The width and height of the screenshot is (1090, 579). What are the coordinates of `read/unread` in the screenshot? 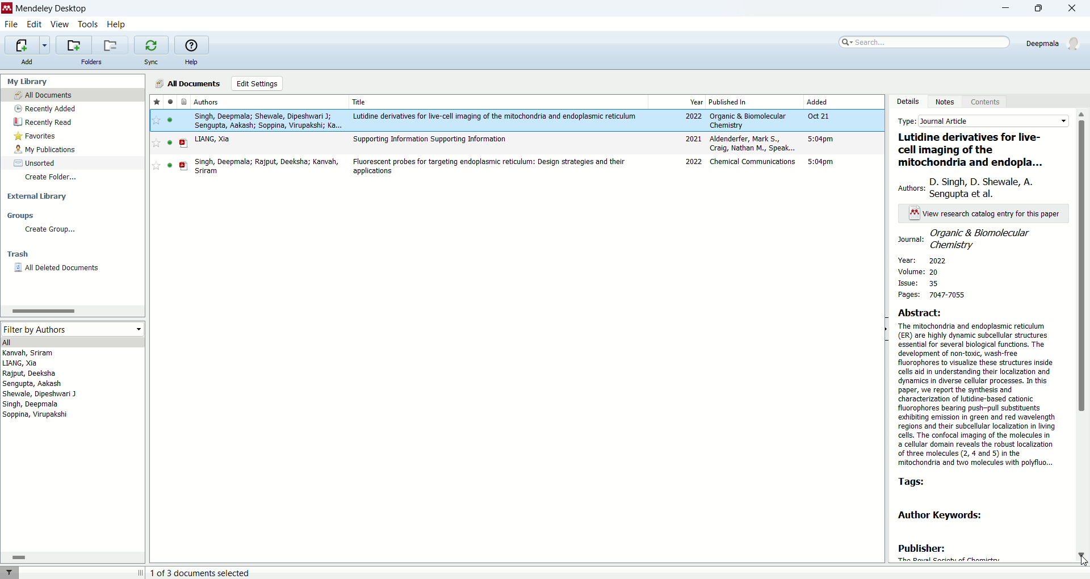 It's located at (170, 101).